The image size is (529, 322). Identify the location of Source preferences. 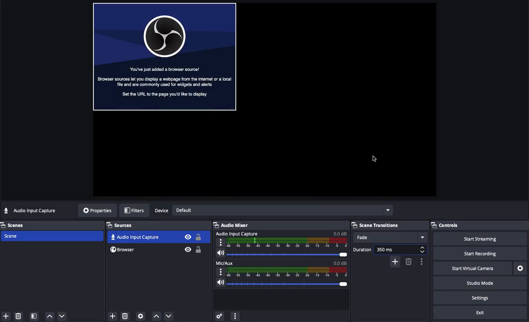
(140, 316).